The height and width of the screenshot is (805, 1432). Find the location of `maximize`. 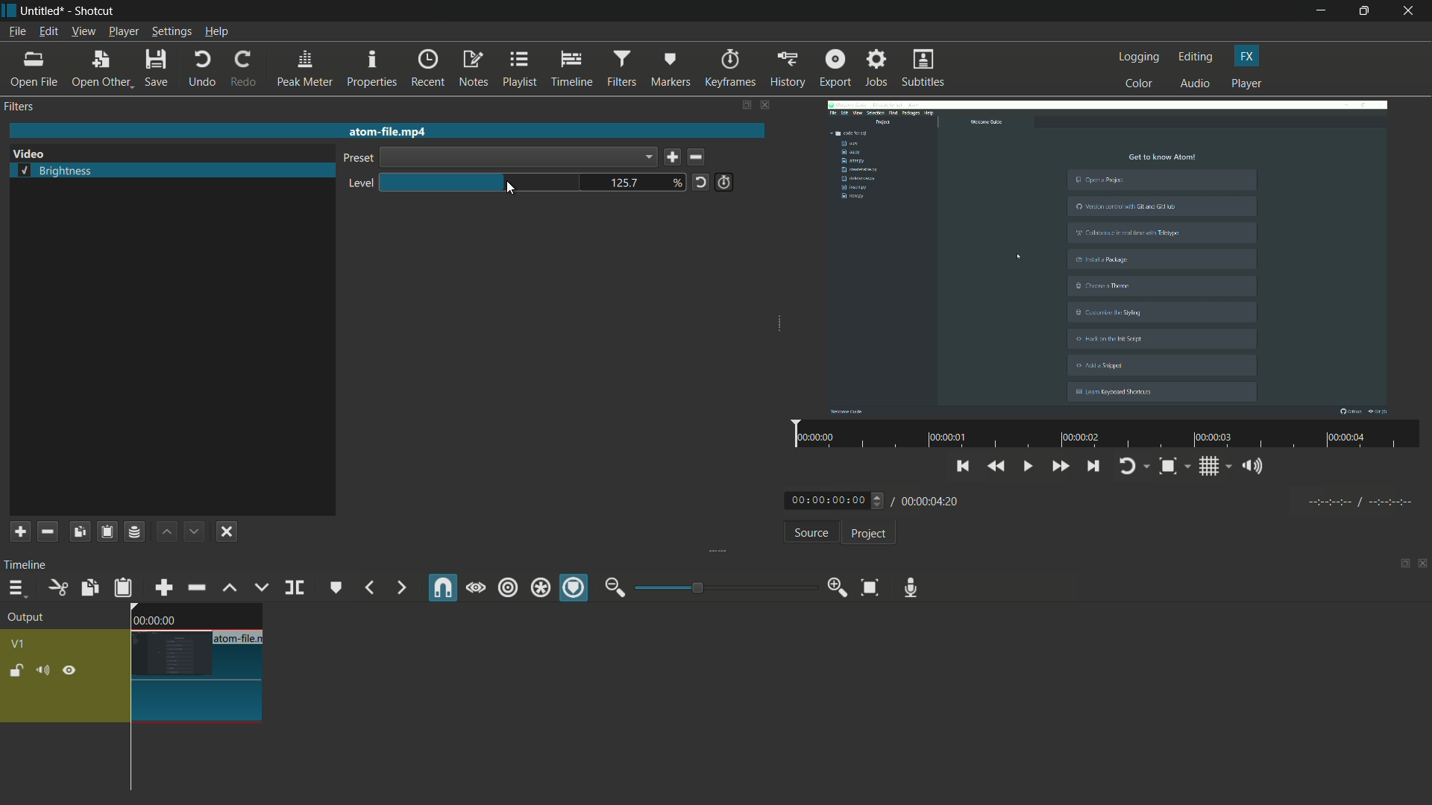

maximize is located at coordinates (1366, 11).